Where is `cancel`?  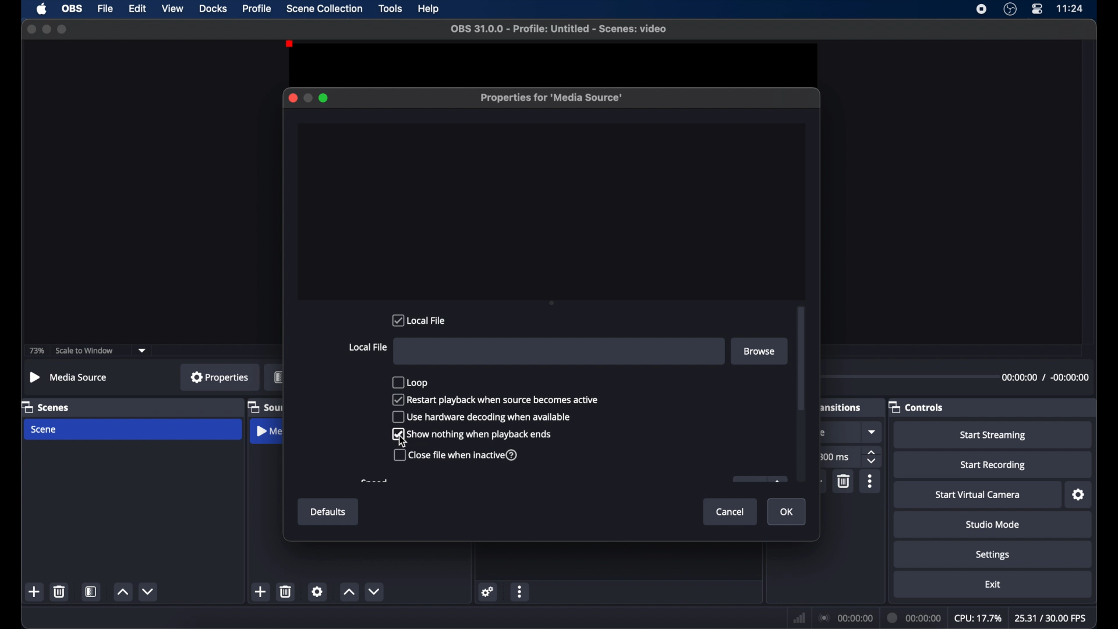
cancel is located at coordinates (731, 511).